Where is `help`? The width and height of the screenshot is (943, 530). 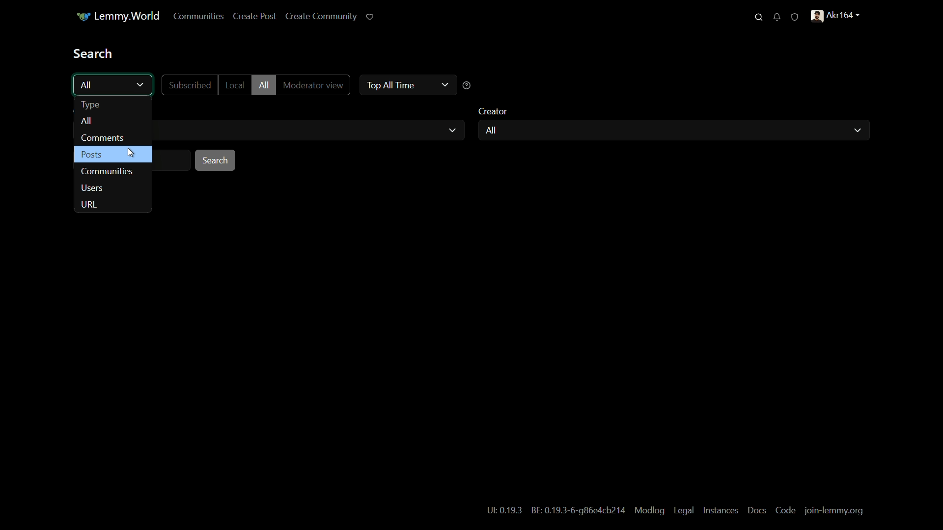 help is located at coordinates (467, 86).